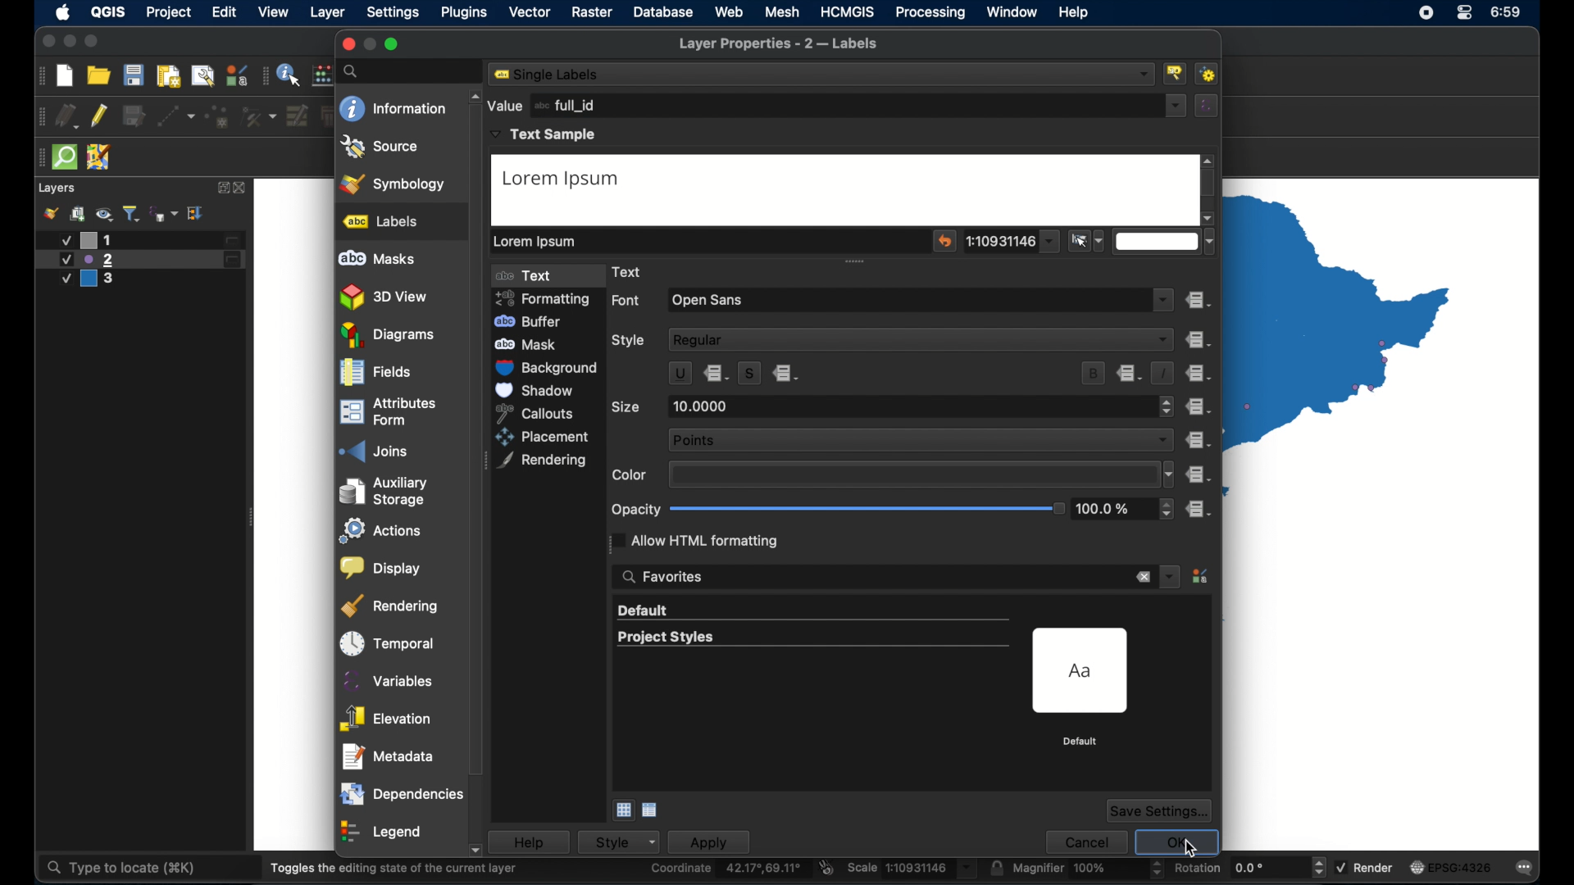  I want to click on 10.0000, so click(703, 406).